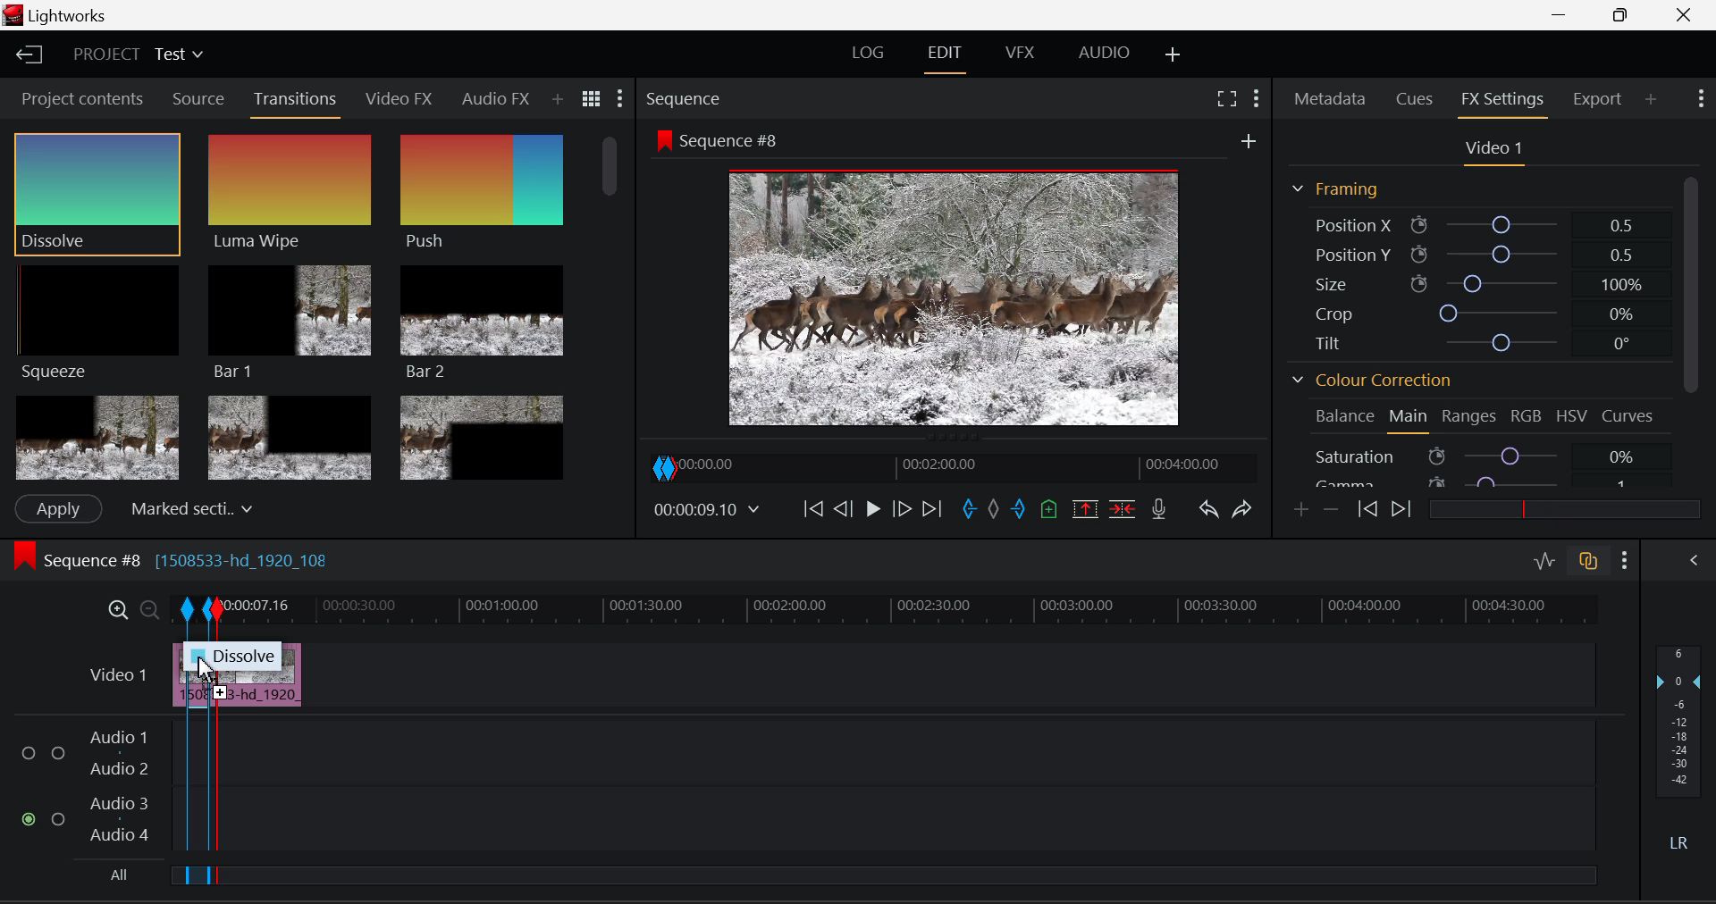 The width and height of the screenshot is (1716, 904). What do you see at coordinates (706, 509) in the screenshot?
I see `Frame Time` at bounding box center [706, 509].